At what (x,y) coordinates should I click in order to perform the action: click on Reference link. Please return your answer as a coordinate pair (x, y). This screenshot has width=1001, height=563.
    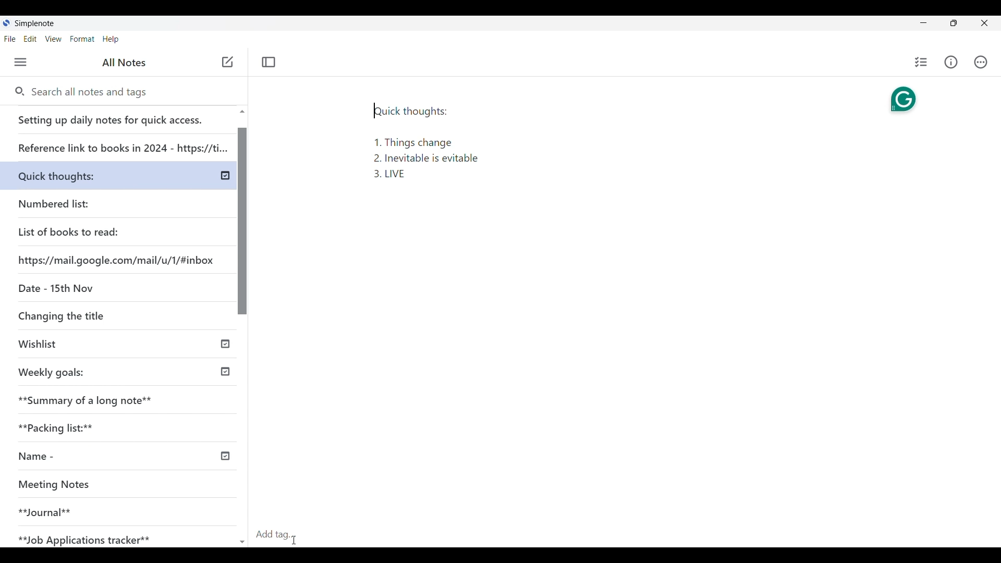
    Looking at the image, I should click on (121, 144).